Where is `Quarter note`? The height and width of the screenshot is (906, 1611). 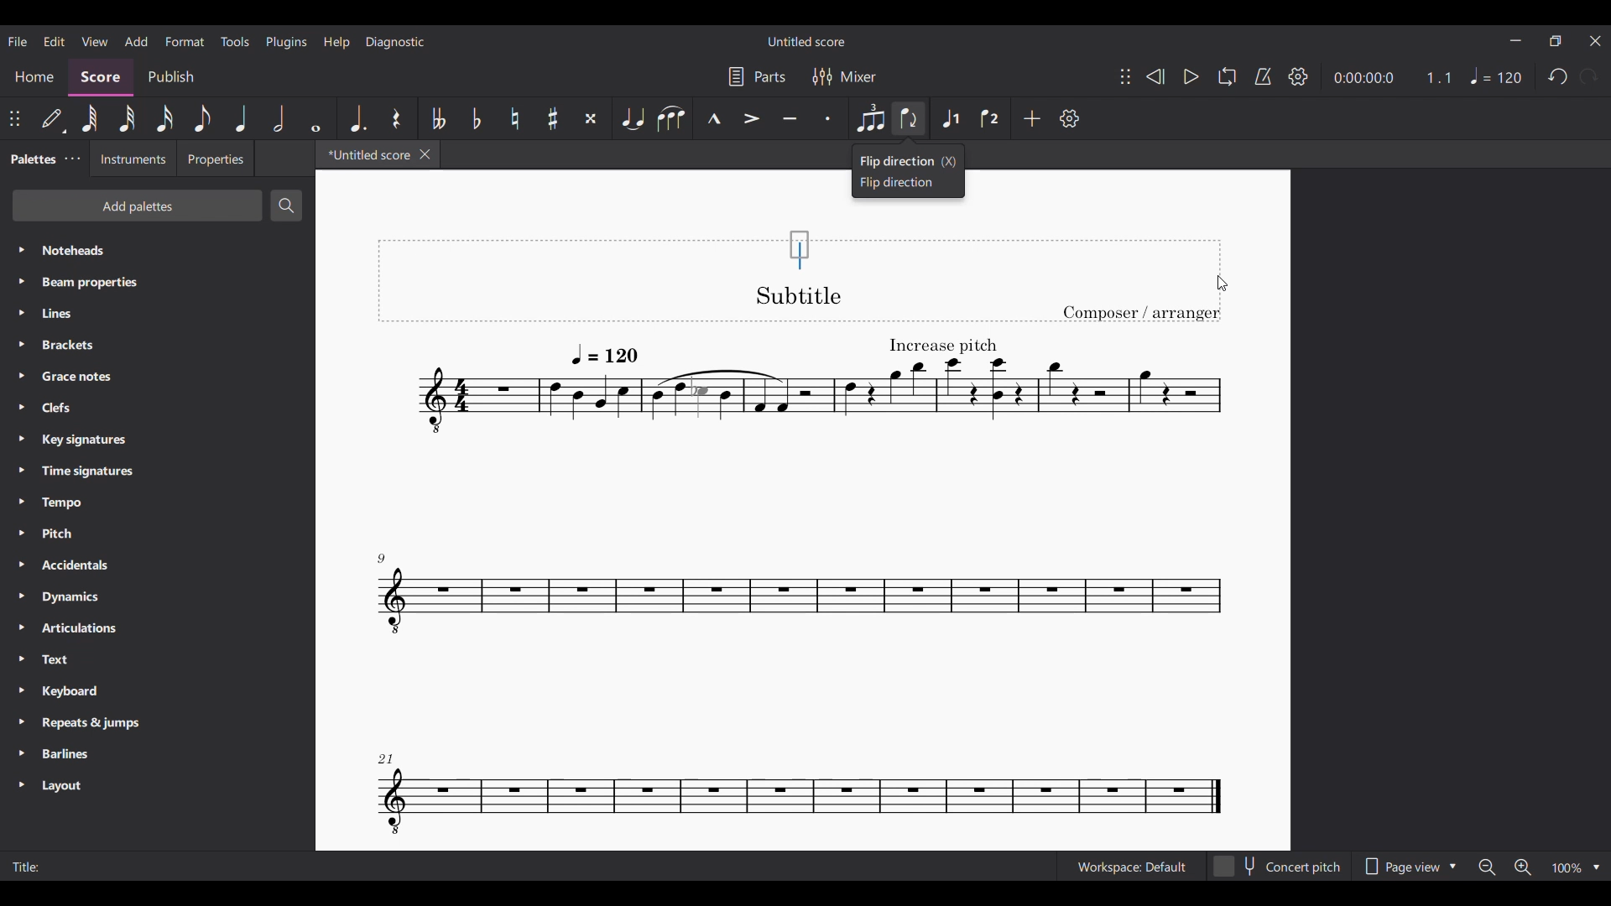
Quarter note is located at coordinates (242, 118).